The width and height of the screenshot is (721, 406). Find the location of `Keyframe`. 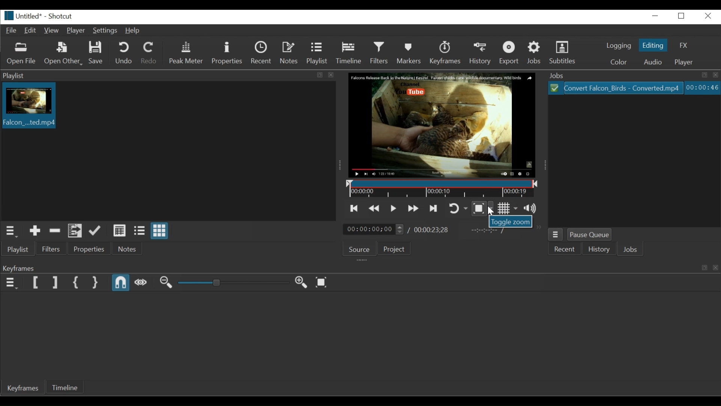

Keyframe is located at coordinates (445, 53).